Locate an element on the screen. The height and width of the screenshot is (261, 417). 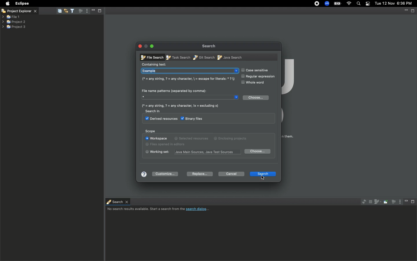
Regular expression is located at coordinates (258, 77).